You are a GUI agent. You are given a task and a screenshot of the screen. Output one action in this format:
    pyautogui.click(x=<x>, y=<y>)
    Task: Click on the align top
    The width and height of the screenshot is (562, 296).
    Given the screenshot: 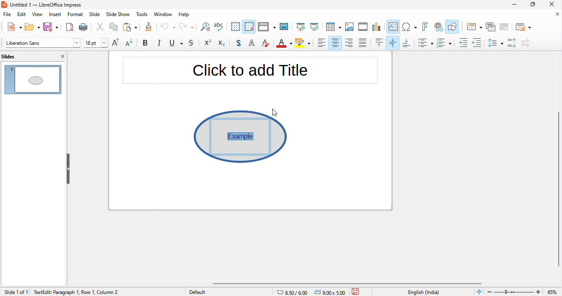 What is the action you would take?
    pyautogui.click(x=380, y=43)
    